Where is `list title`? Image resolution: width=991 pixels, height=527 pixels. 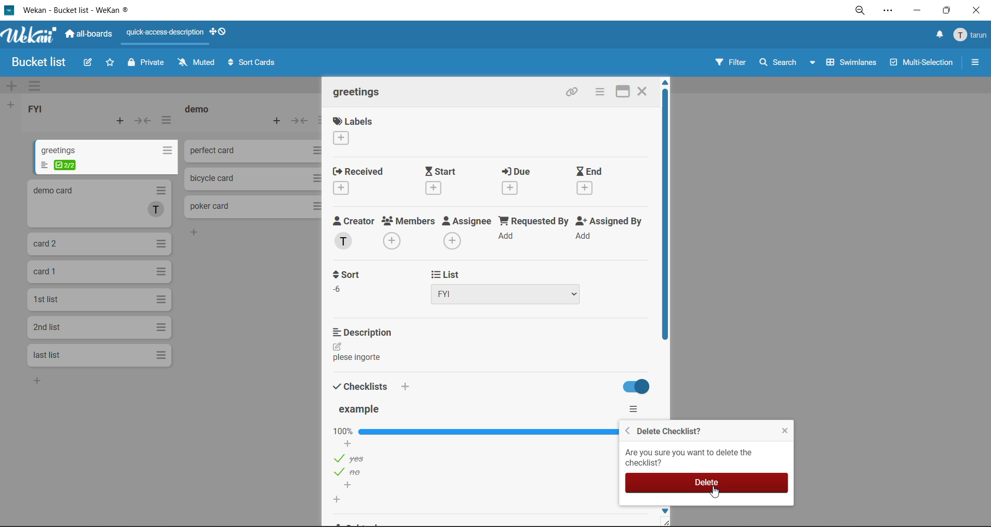
list title is located at coordinates (40, 110).